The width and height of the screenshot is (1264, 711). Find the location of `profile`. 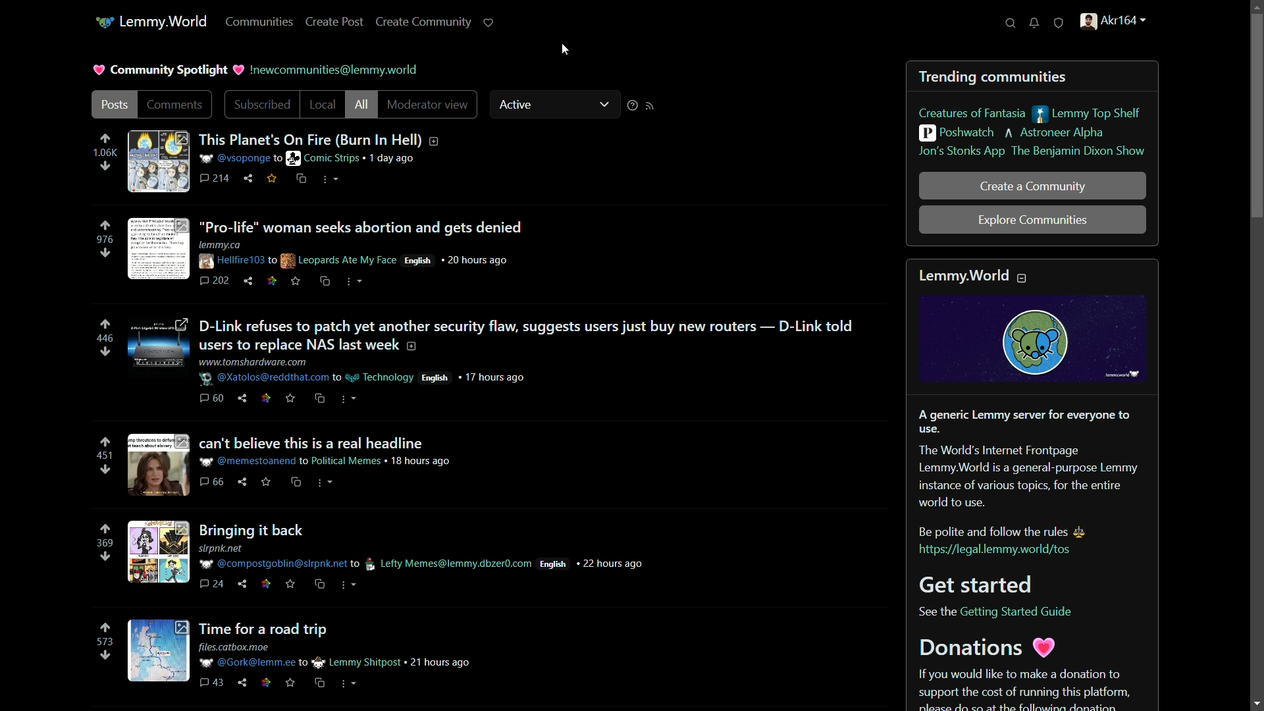

profile is located at coordinates (1113, 21).